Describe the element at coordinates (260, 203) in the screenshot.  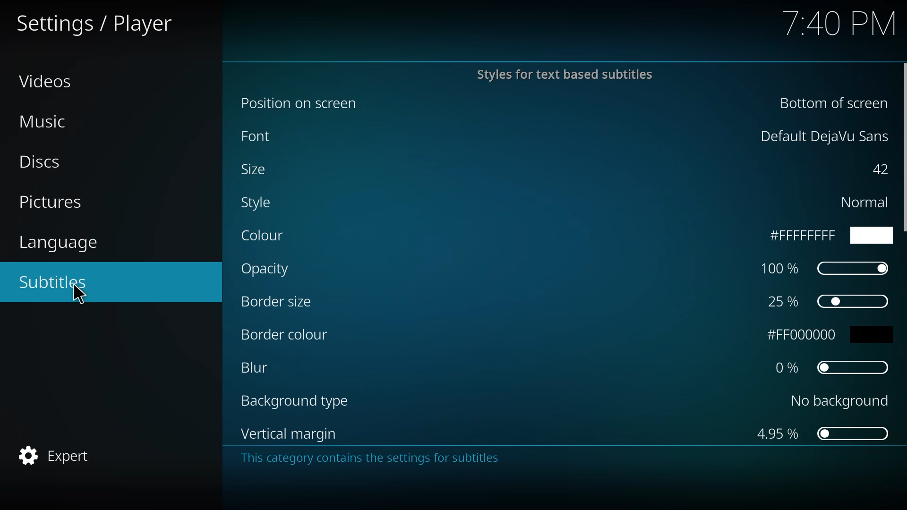
I see `style` at that location.